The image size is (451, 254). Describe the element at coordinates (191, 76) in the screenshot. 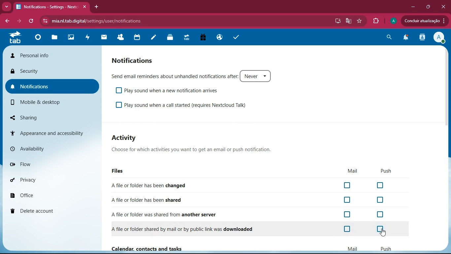

I see `Send email reminders about unhandled notifications after: Never ` at that location.